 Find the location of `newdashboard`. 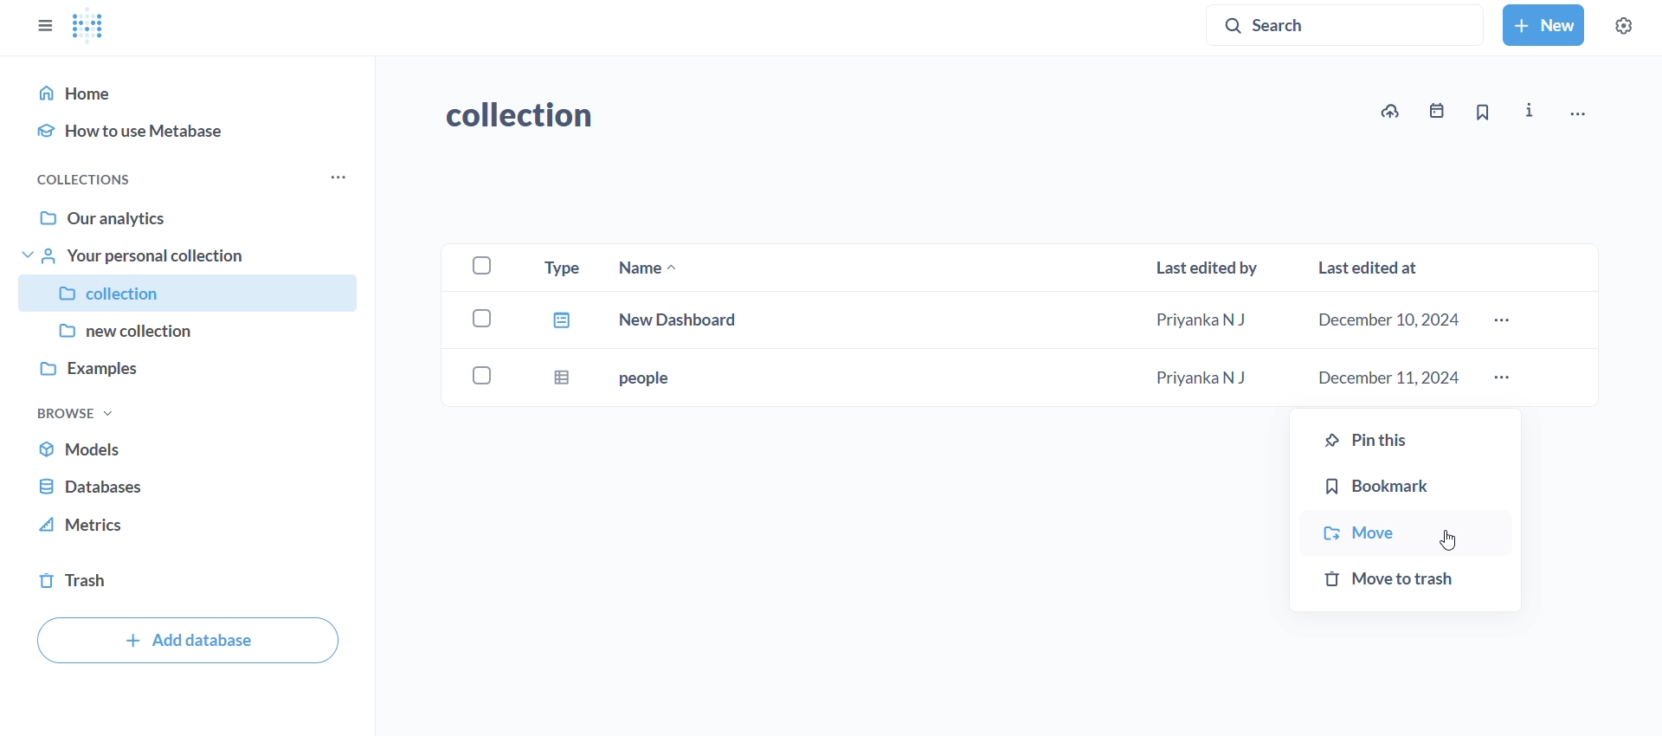

newdashboard is located at coordinates (682, 318).